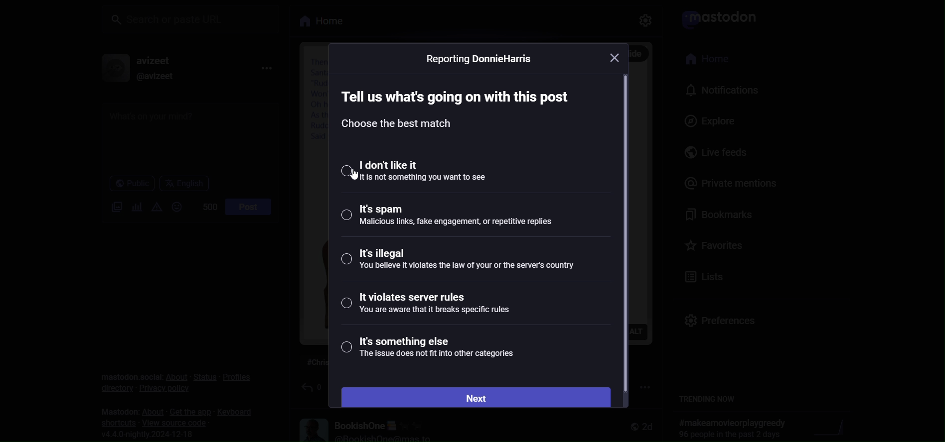 Image resolution: width=945 pixels, height=442 pixels. What do you see at coordinates (175, 377) in the screenshot?
I see `about` at bounding box center [175, 377].